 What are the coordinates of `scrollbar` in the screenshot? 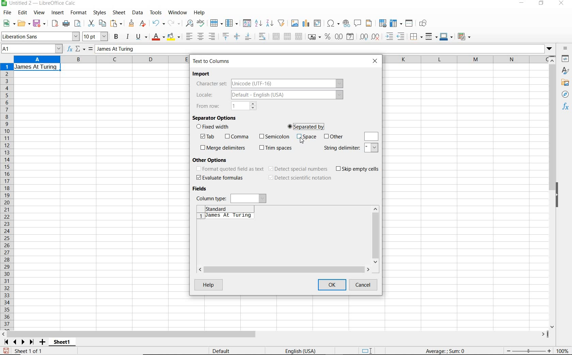 It's located at (275, 335).